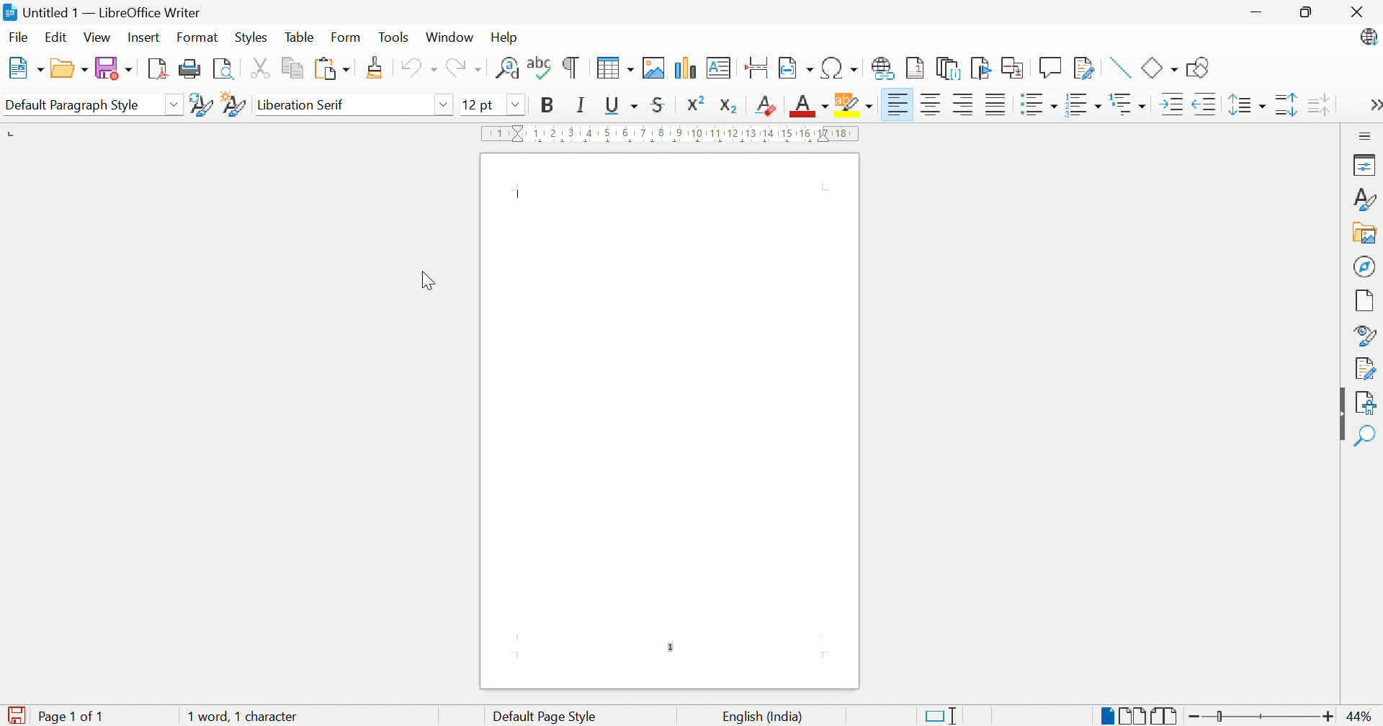 Image resolution: width=1383 pixels, height=726 pixels. Describe the element at coordinates (949, 69) in the screenshot. I see `Insert endnote` at that location.